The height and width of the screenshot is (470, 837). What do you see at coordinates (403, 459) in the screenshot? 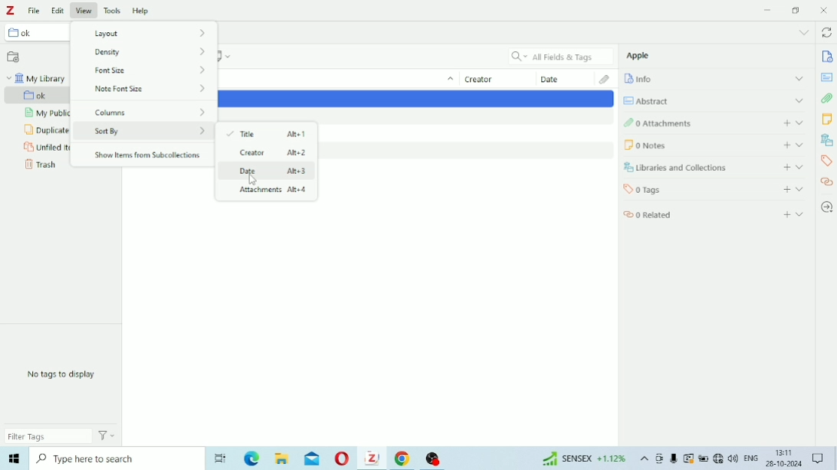
I see `Google Chrome` at bounding box center [403, 459].